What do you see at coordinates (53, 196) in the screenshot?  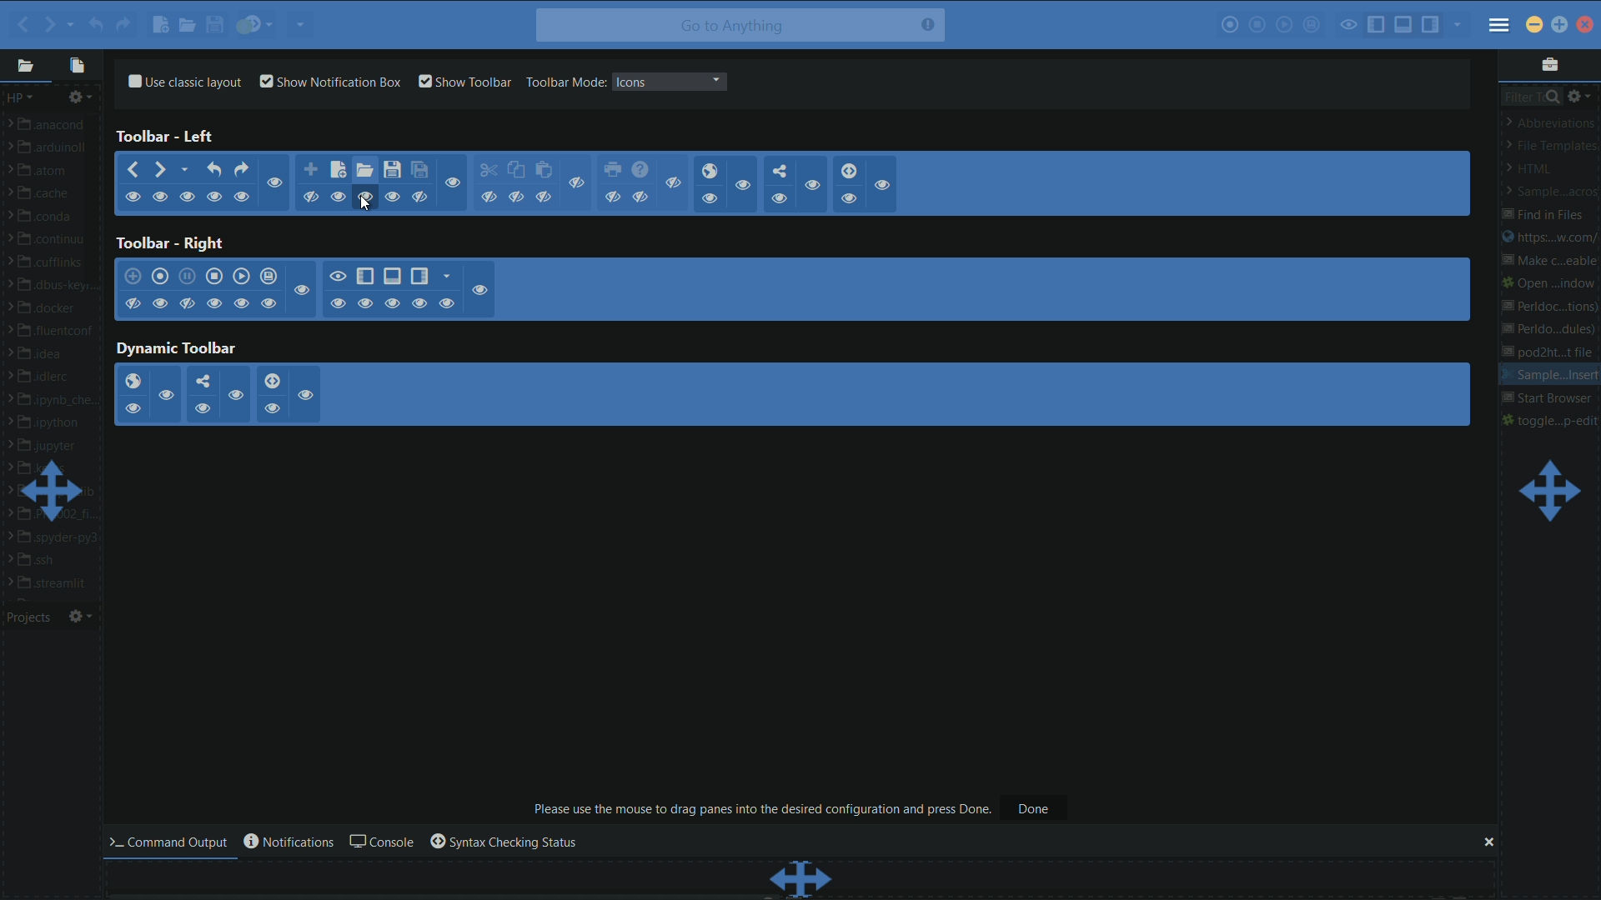 I see `.cache` at bounding box center [53, 196].